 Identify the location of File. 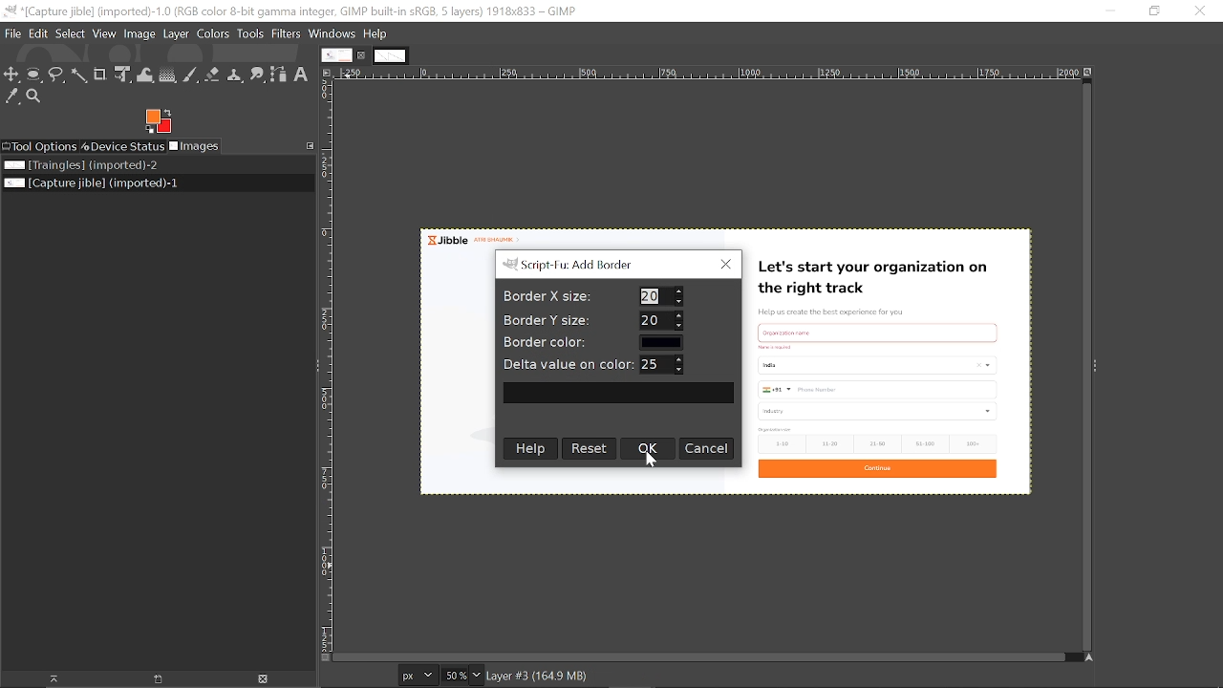
(13, 33).